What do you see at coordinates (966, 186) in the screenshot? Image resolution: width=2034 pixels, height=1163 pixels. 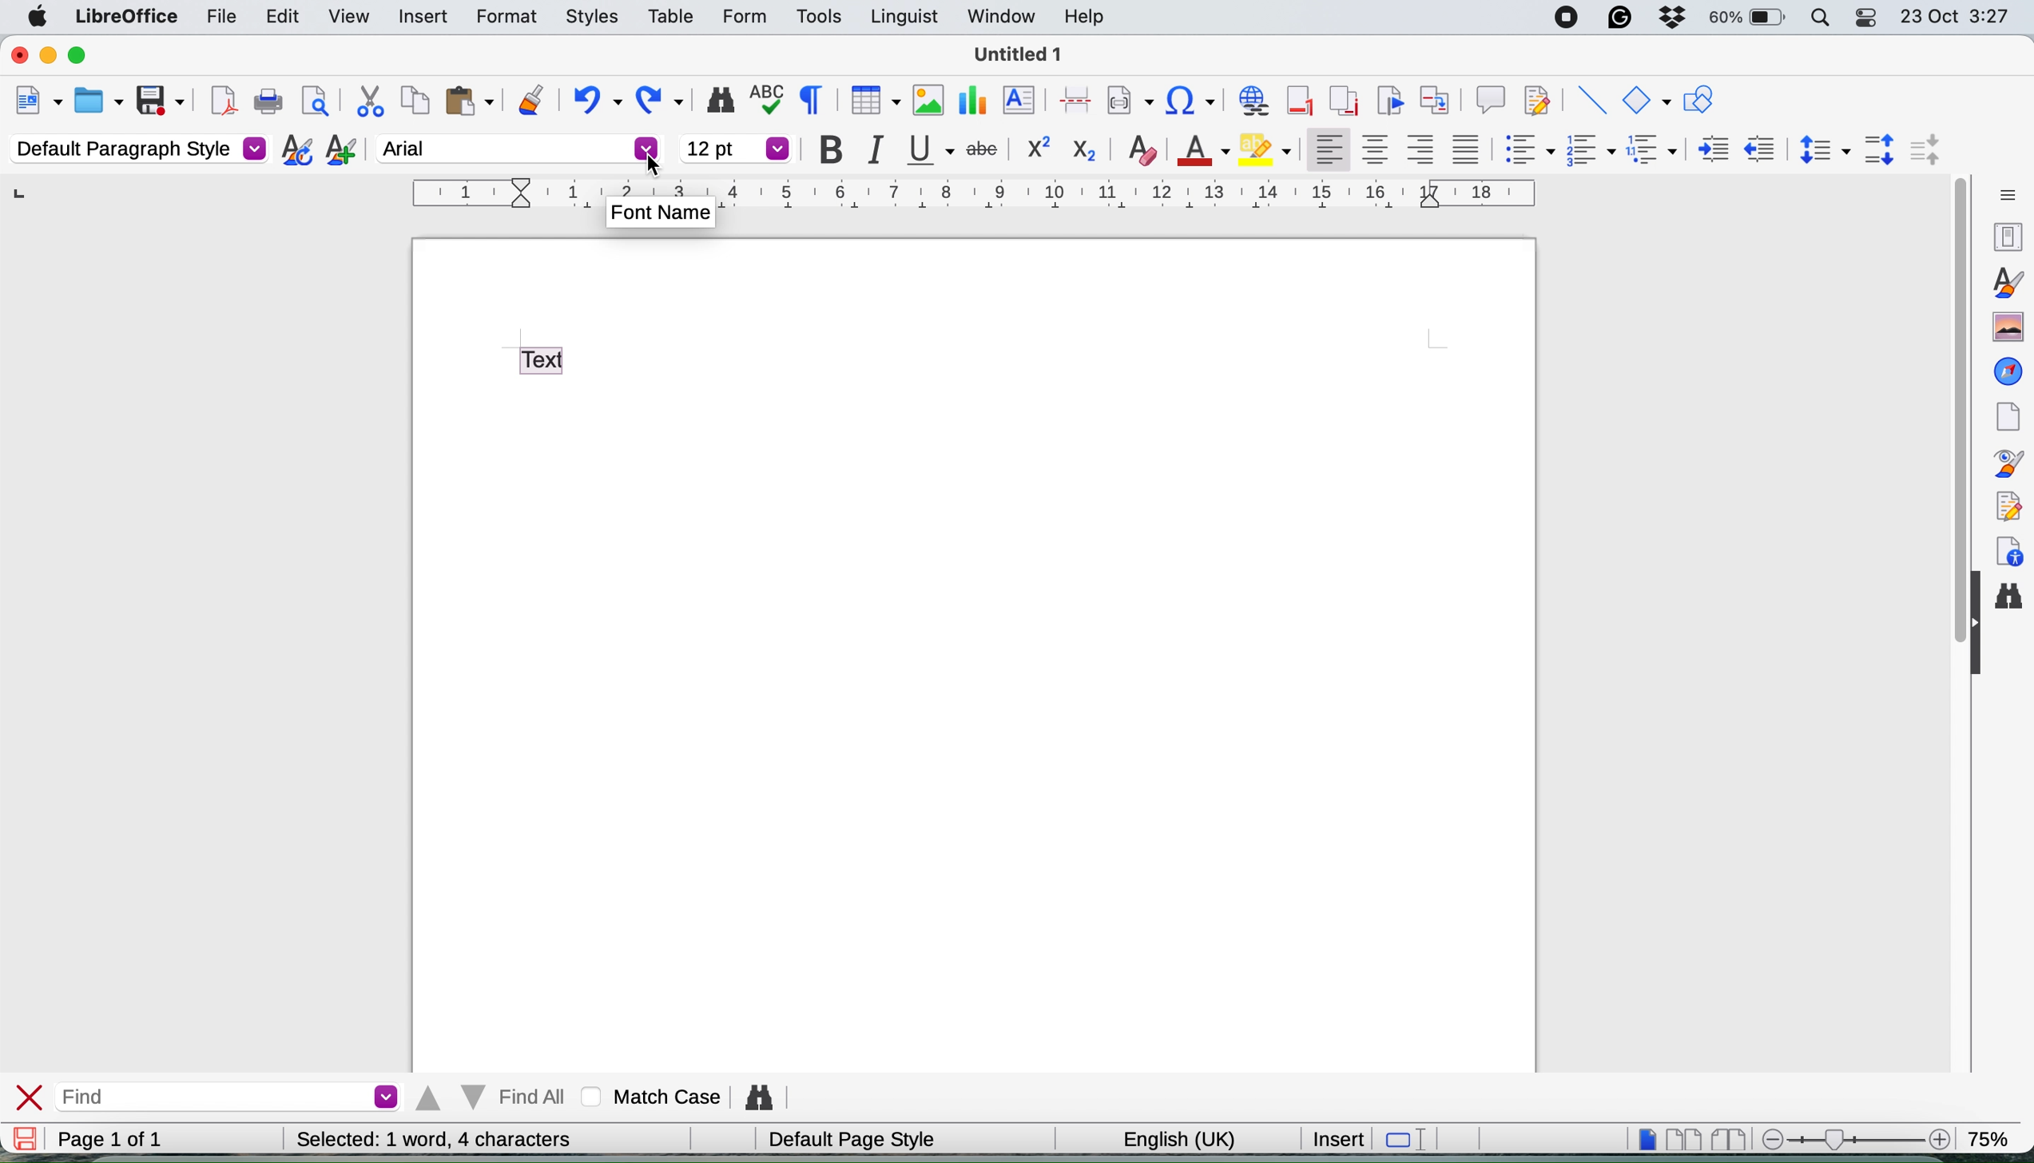 I see `style` at bounding box center [966, 186].